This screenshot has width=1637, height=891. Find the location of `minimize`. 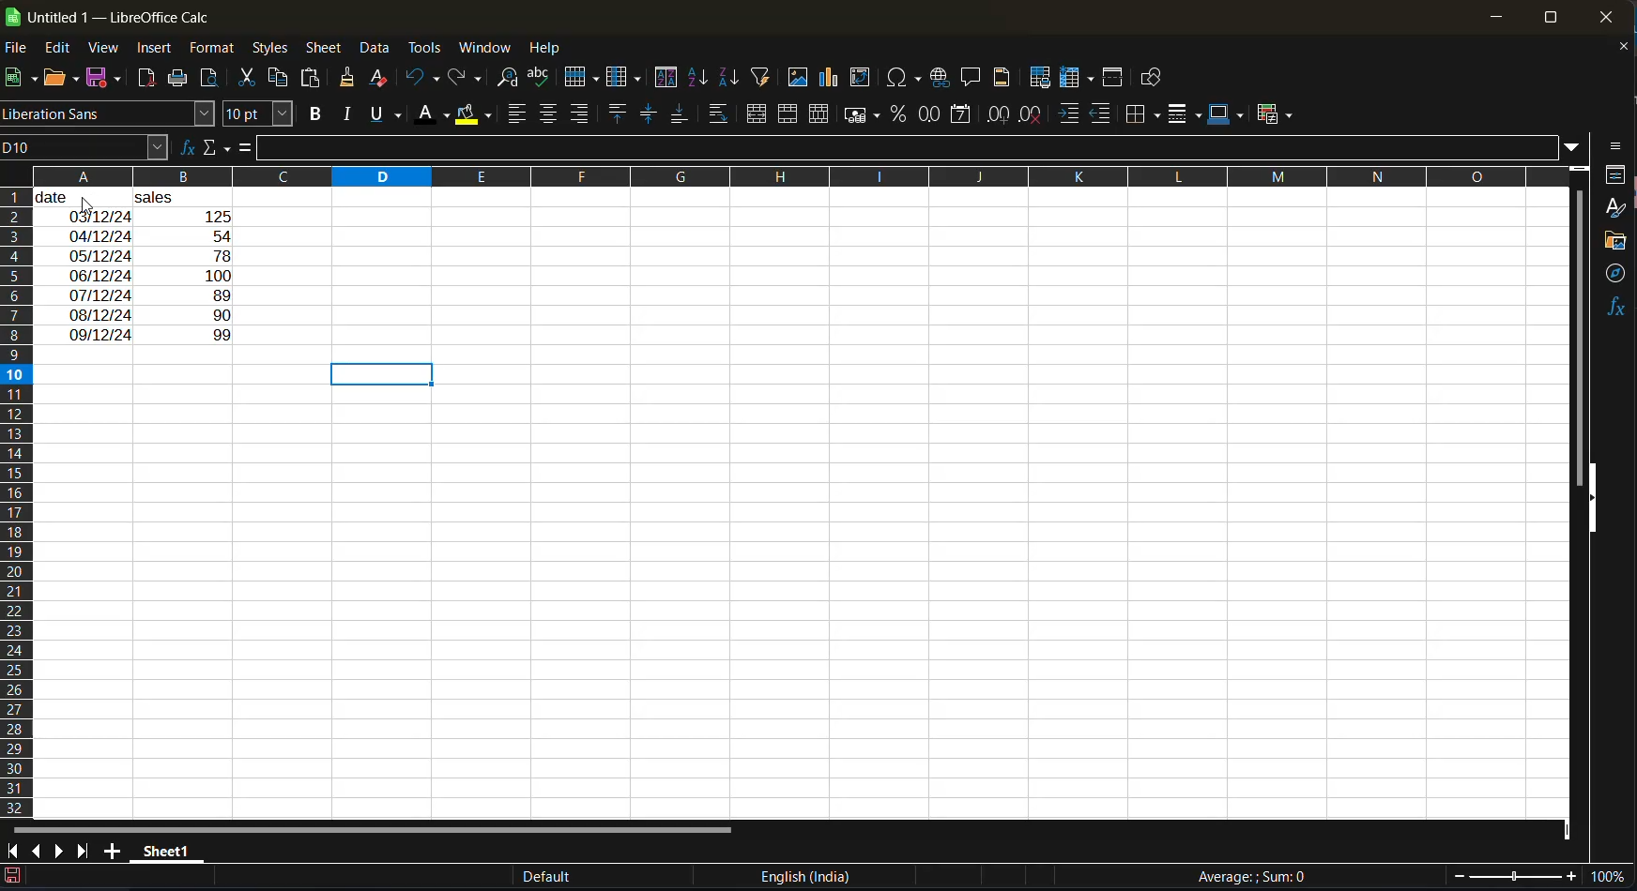

minimize is located at coordinates (1495, 18).